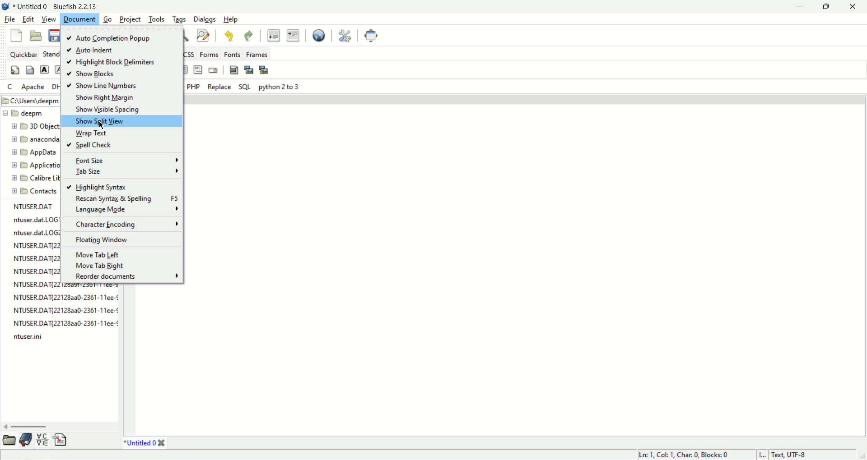 Image resolution: width=867 pixels, height=460 pixels. I want to click on file, so click(10, 19).